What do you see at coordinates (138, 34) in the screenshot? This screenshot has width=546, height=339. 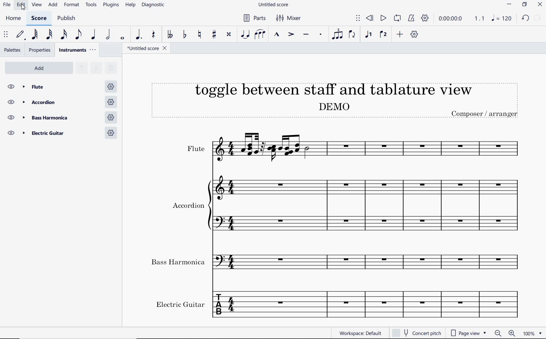 I see `augmentation dot` at bounding box center [138, 34].